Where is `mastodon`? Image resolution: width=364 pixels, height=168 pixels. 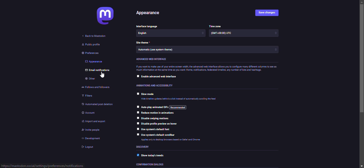 mastodon is located at coordinates (102, 17).